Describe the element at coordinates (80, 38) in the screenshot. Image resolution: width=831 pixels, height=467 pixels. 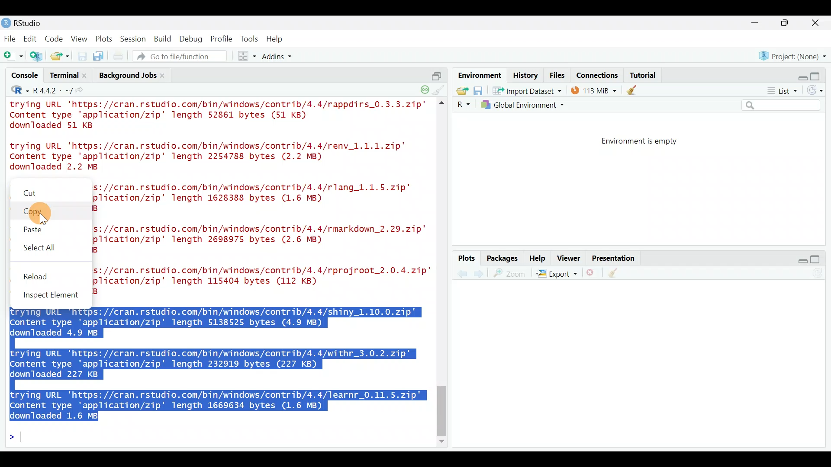
I see `View` at that location.